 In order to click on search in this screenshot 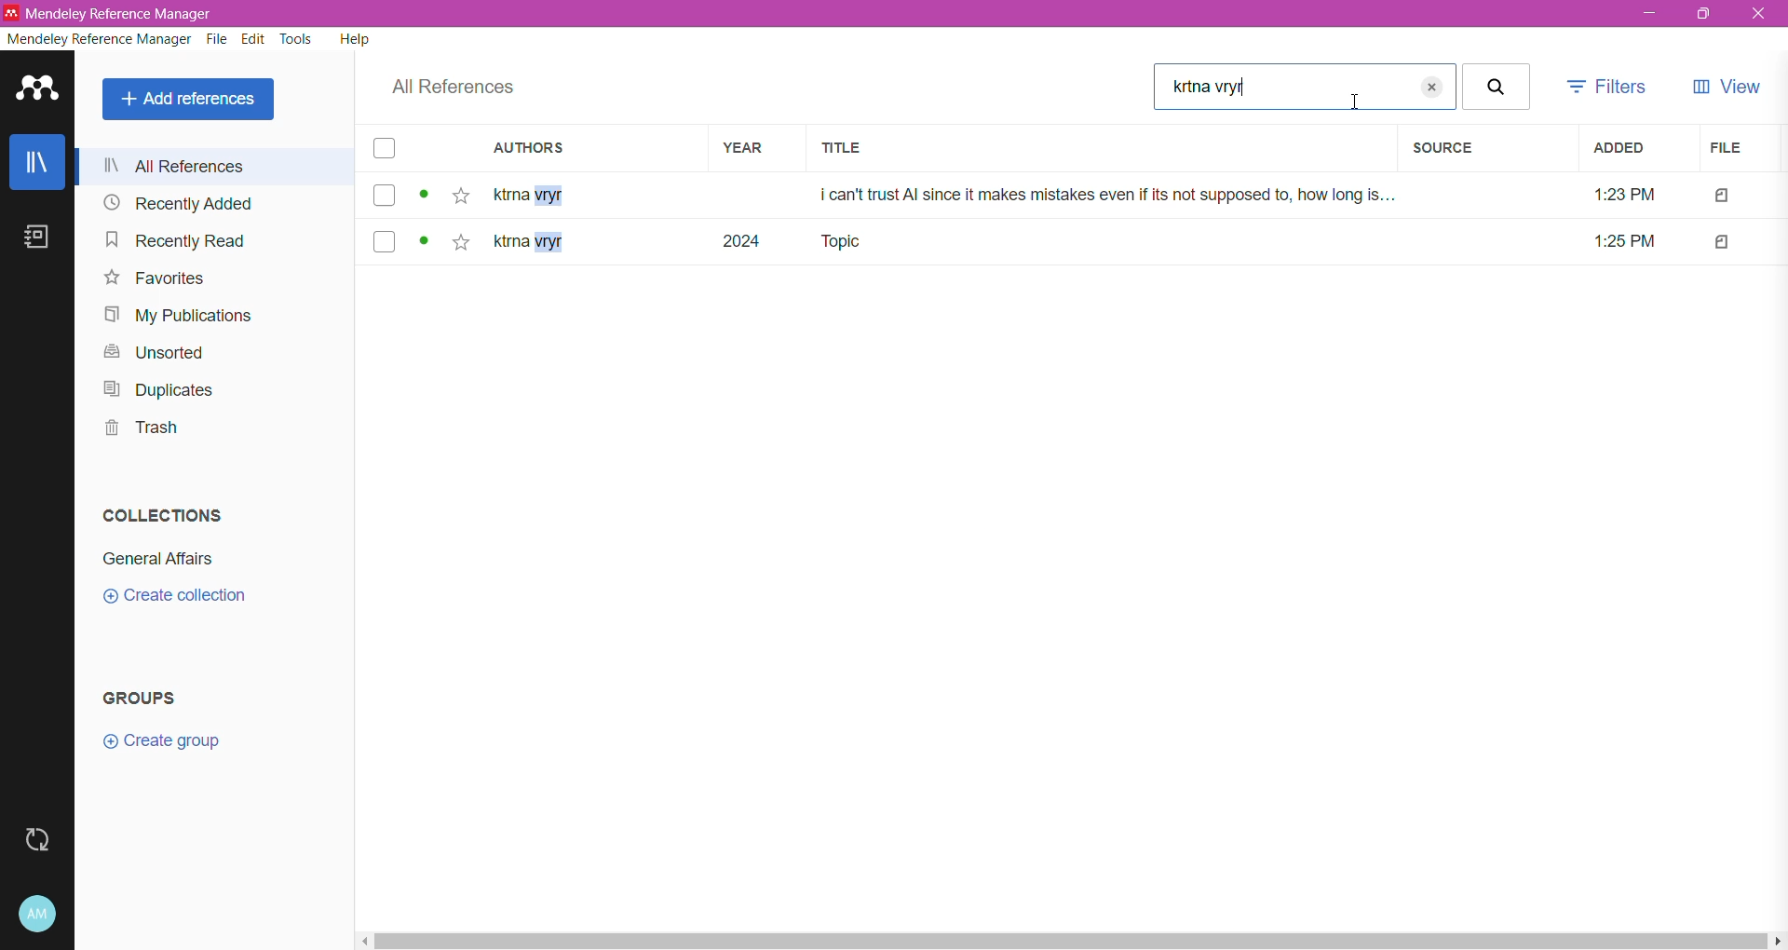, I will do `click(1495, 86)`.